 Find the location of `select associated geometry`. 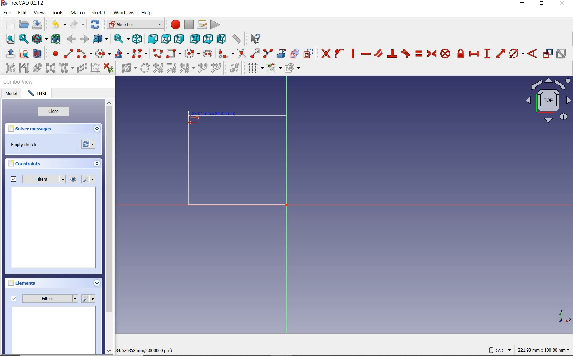

select associated geometry is located at coordinates (24, 68).